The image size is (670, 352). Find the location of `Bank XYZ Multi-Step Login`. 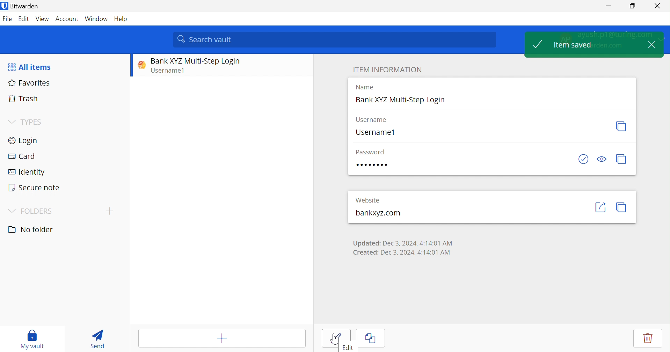

Bank XYZ Multi-Step Login is located at coordinates (195, 61).